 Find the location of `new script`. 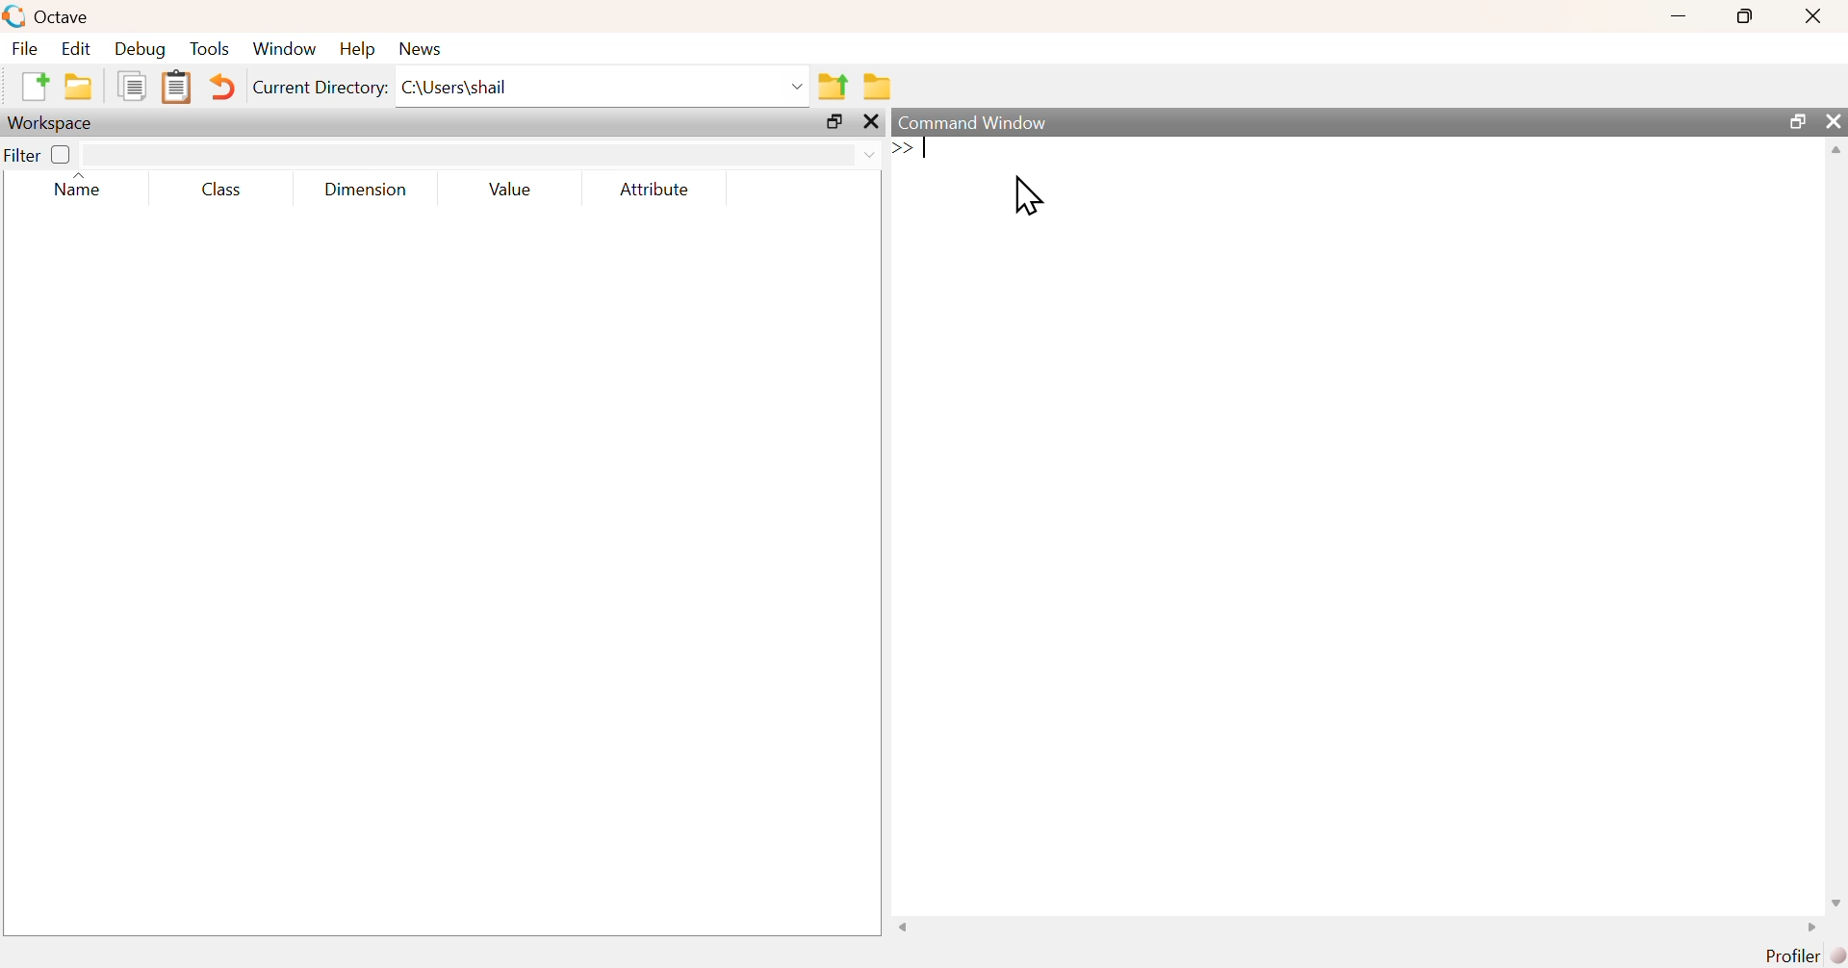

new script is located at coordinates (37, 85).